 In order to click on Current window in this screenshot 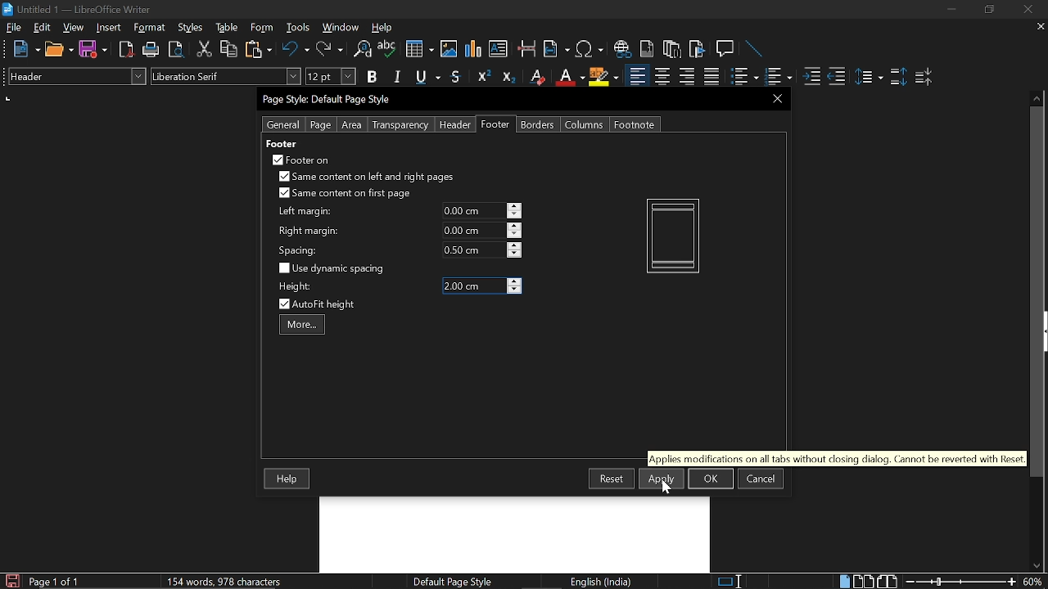, I will do `click(77, 10)`.